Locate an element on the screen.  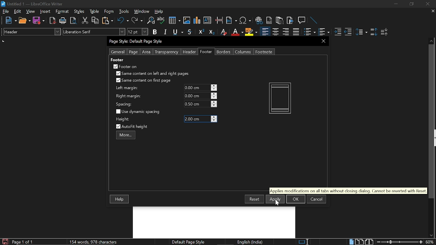
Redo is located at coordinates (137, 20).